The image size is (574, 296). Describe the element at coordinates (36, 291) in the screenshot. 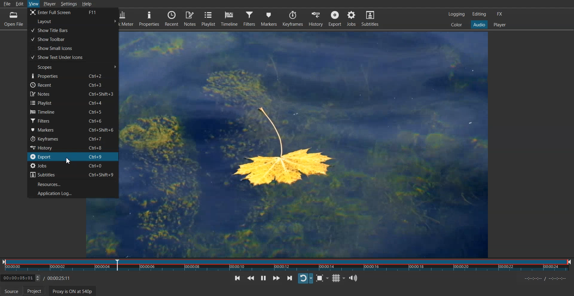

I see `Project` at that location.